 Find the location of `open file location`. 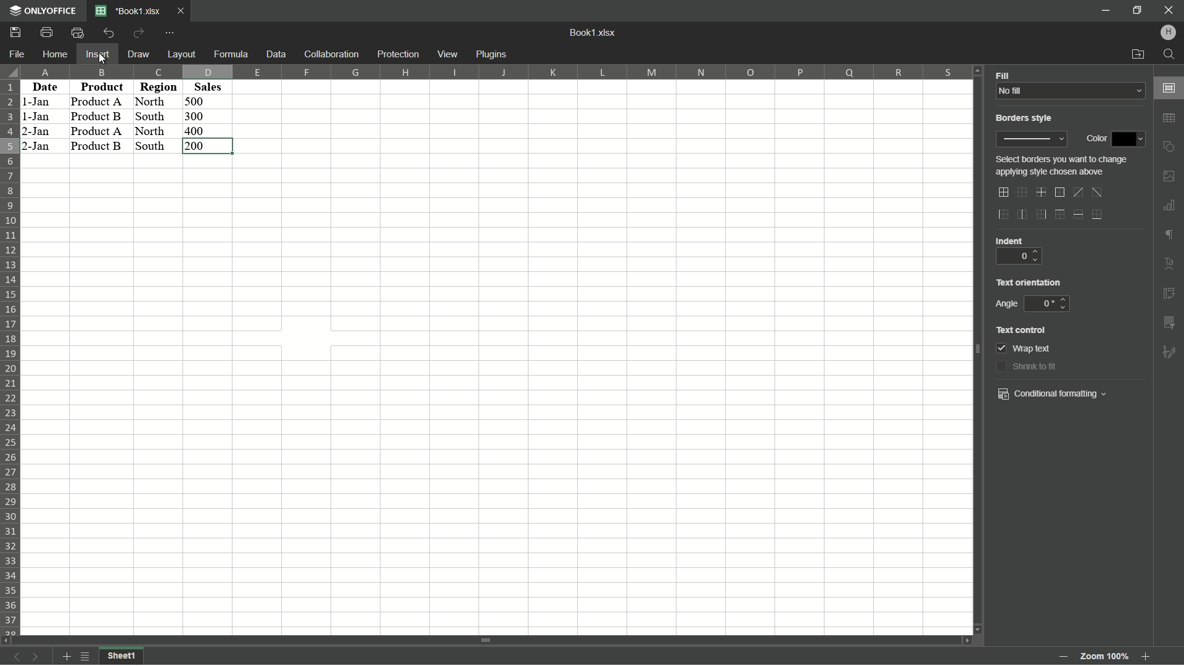

open file location is located at coordinates (1137, 55).